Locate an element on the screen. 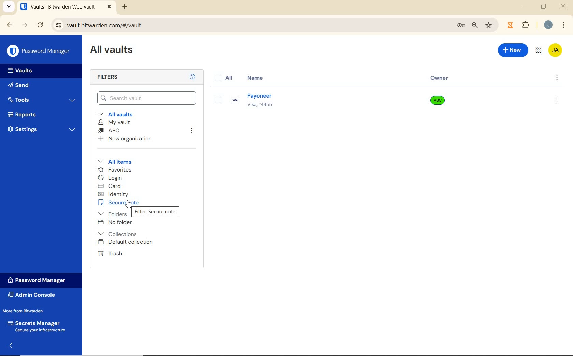  more options is located at coordinates (558, 79).